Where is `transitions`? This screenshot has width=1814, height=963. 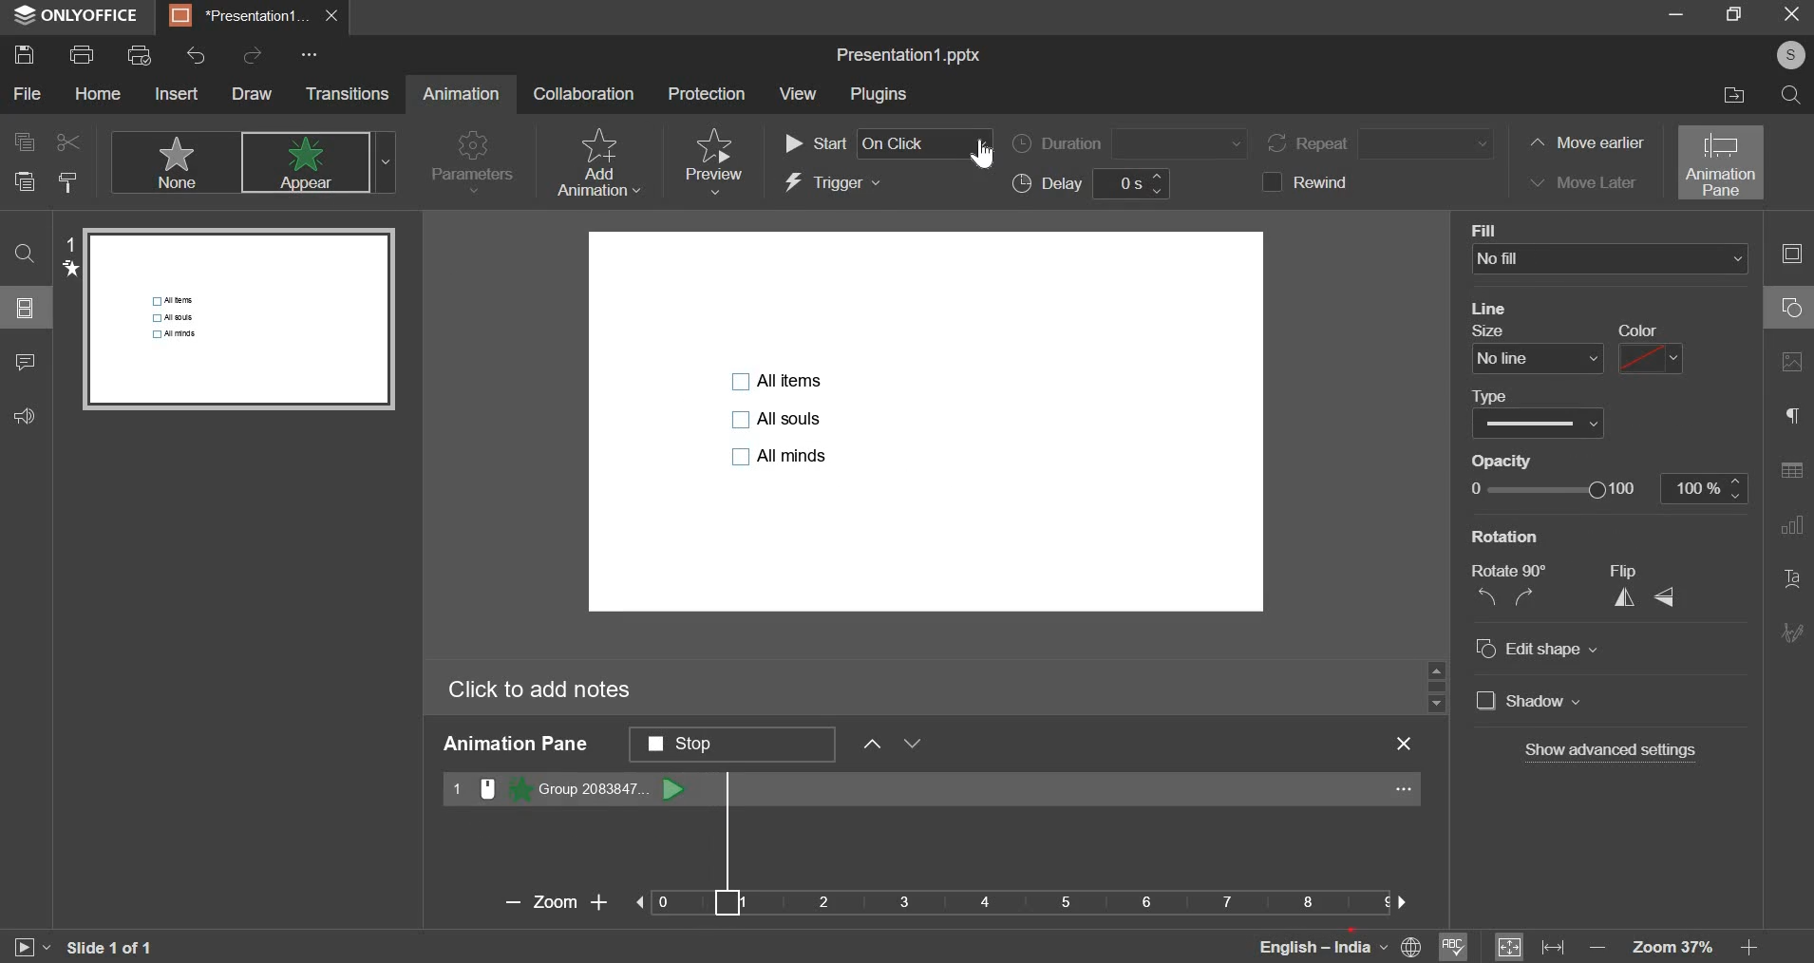
transitions is located at coordinates (347, 93).